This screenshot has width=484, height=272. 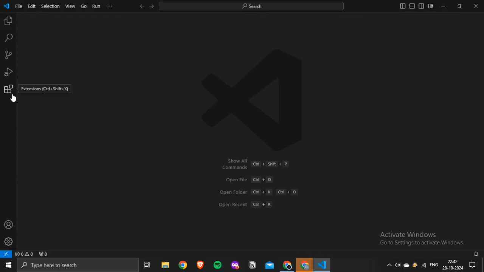 What do you see at coordinates (431, 6) in the screenshot?
I see `customize layout` at bounding box center [431, 6].